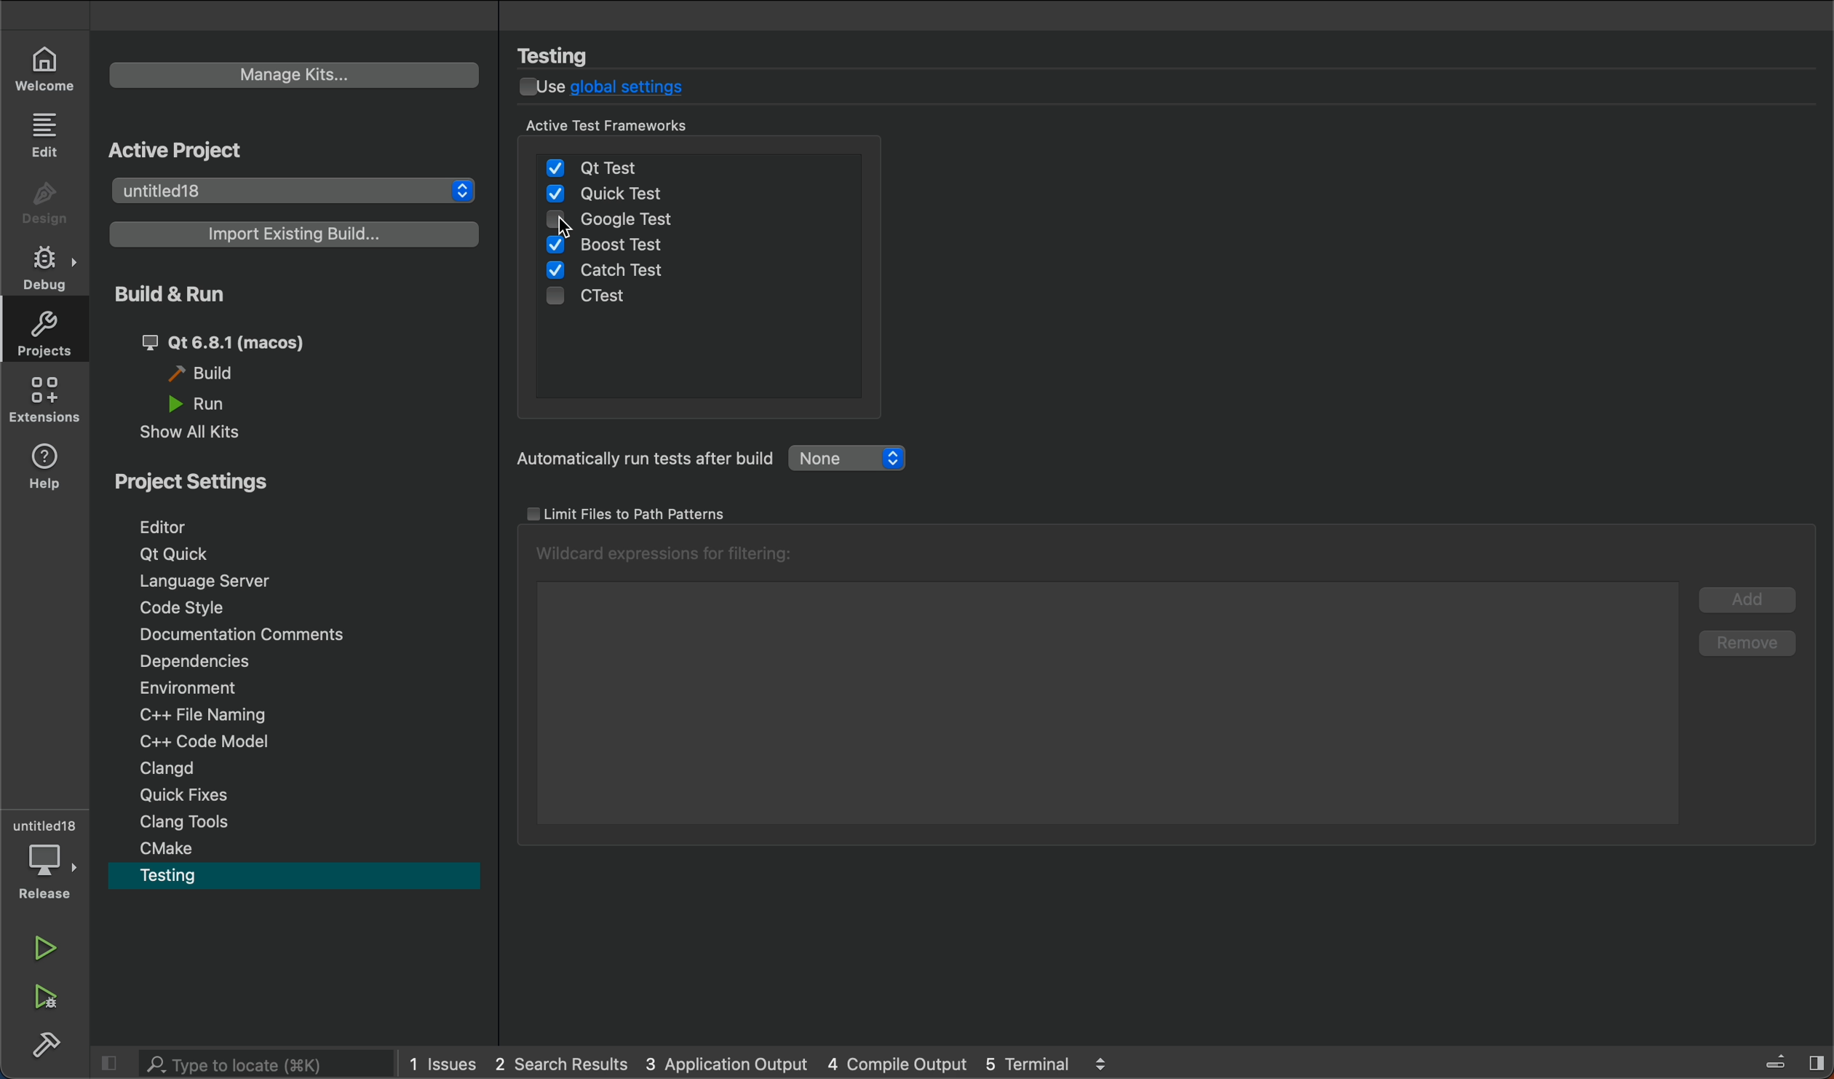  I want to click on qt test, so click(695, 162).